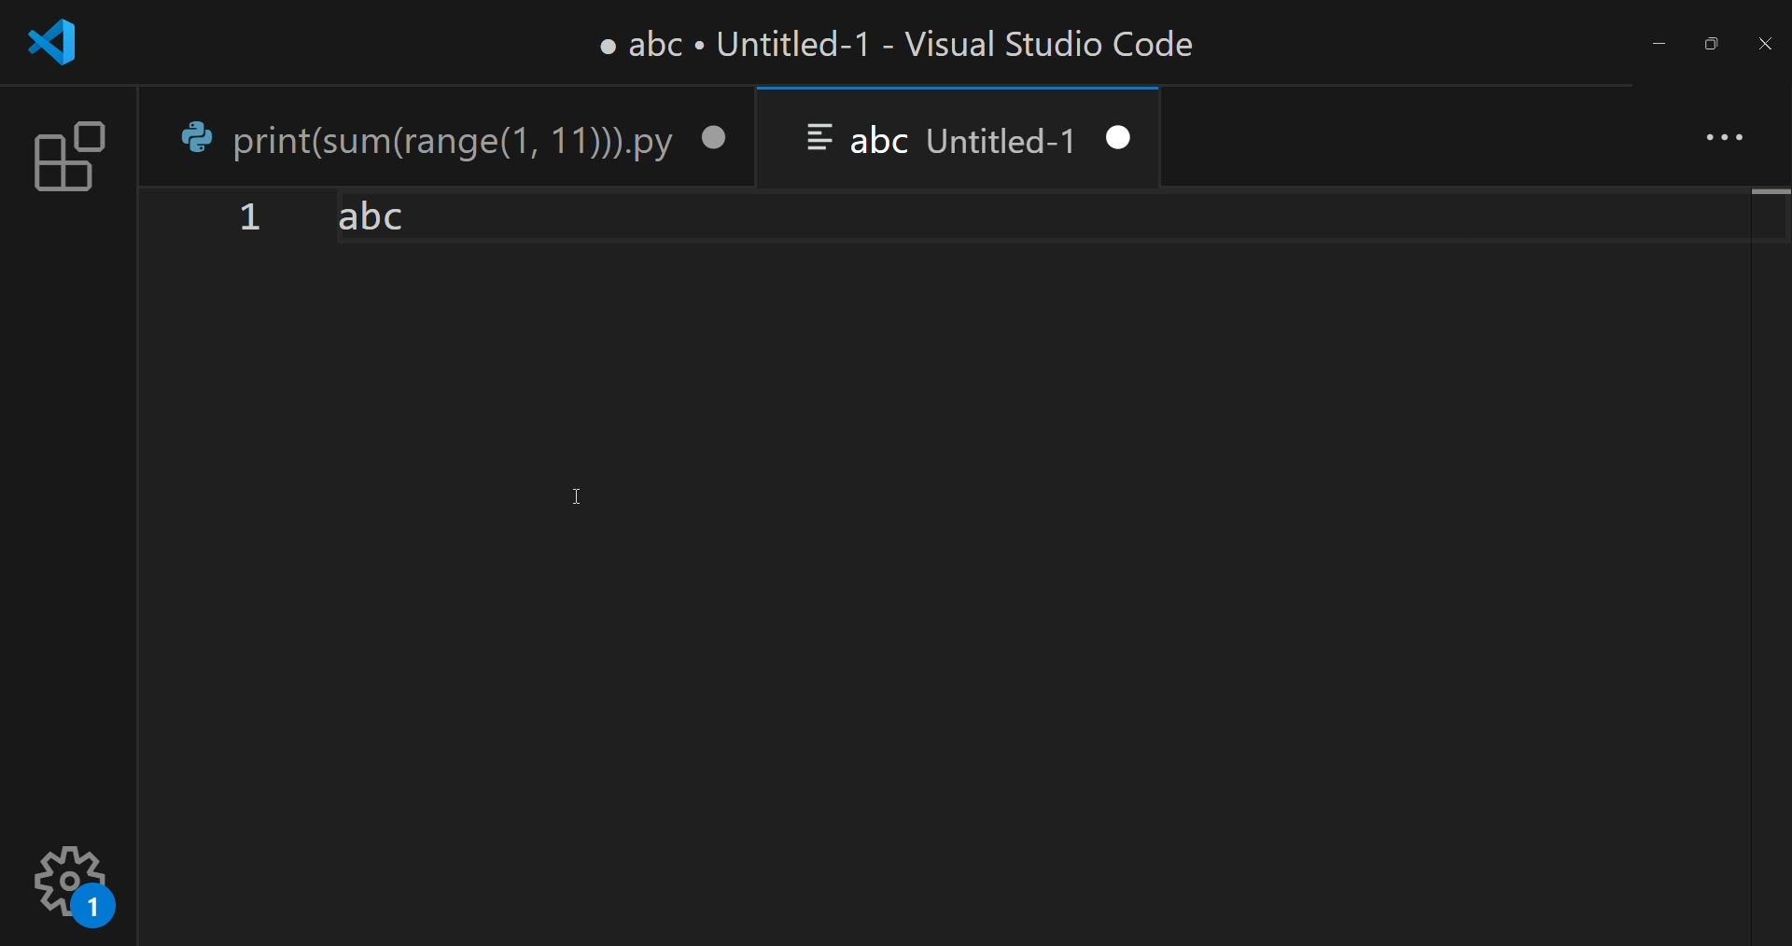  What do you see at coordinates (1764, 48) in the screenshot?
I see `close` at bounding box center [1764, 48].